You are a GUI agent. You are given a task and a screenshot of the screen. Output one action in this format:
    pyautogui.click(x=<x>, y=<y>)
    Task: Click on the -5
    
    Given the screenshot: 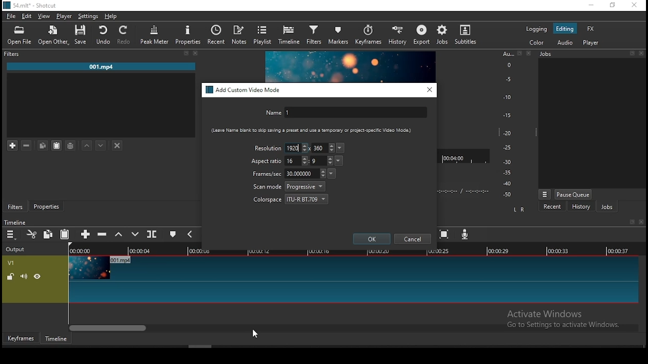 What is the action you would take?
    pyautogui.click(x=507, y=78)
    